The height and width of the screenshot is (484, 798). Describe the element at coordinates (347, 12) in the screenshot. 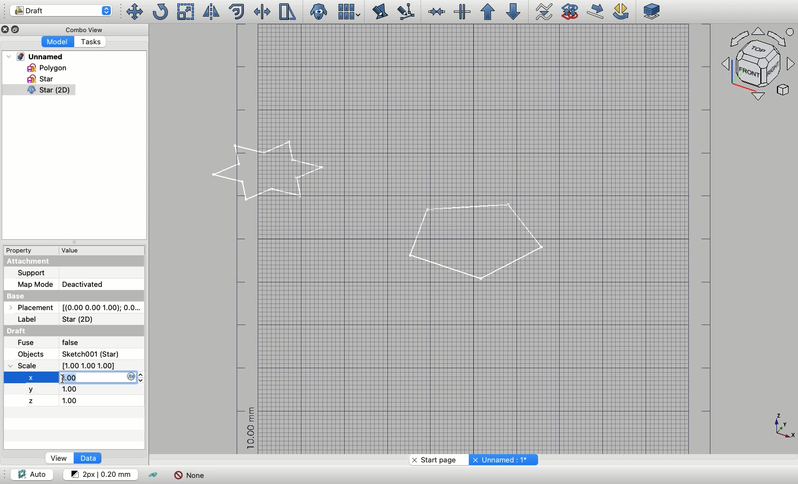

I see `Array tools` at that location.